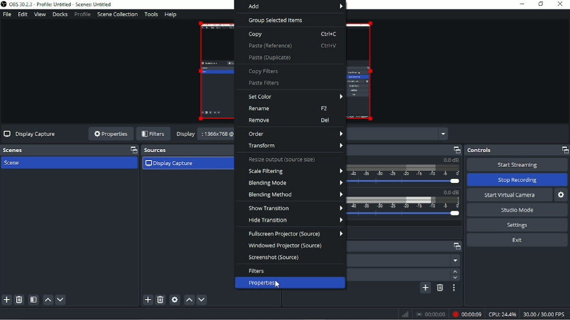  I want to click on OBS 30.2.3 - Profile: Untitled - Scenes: Untitled, so click(59, 5).